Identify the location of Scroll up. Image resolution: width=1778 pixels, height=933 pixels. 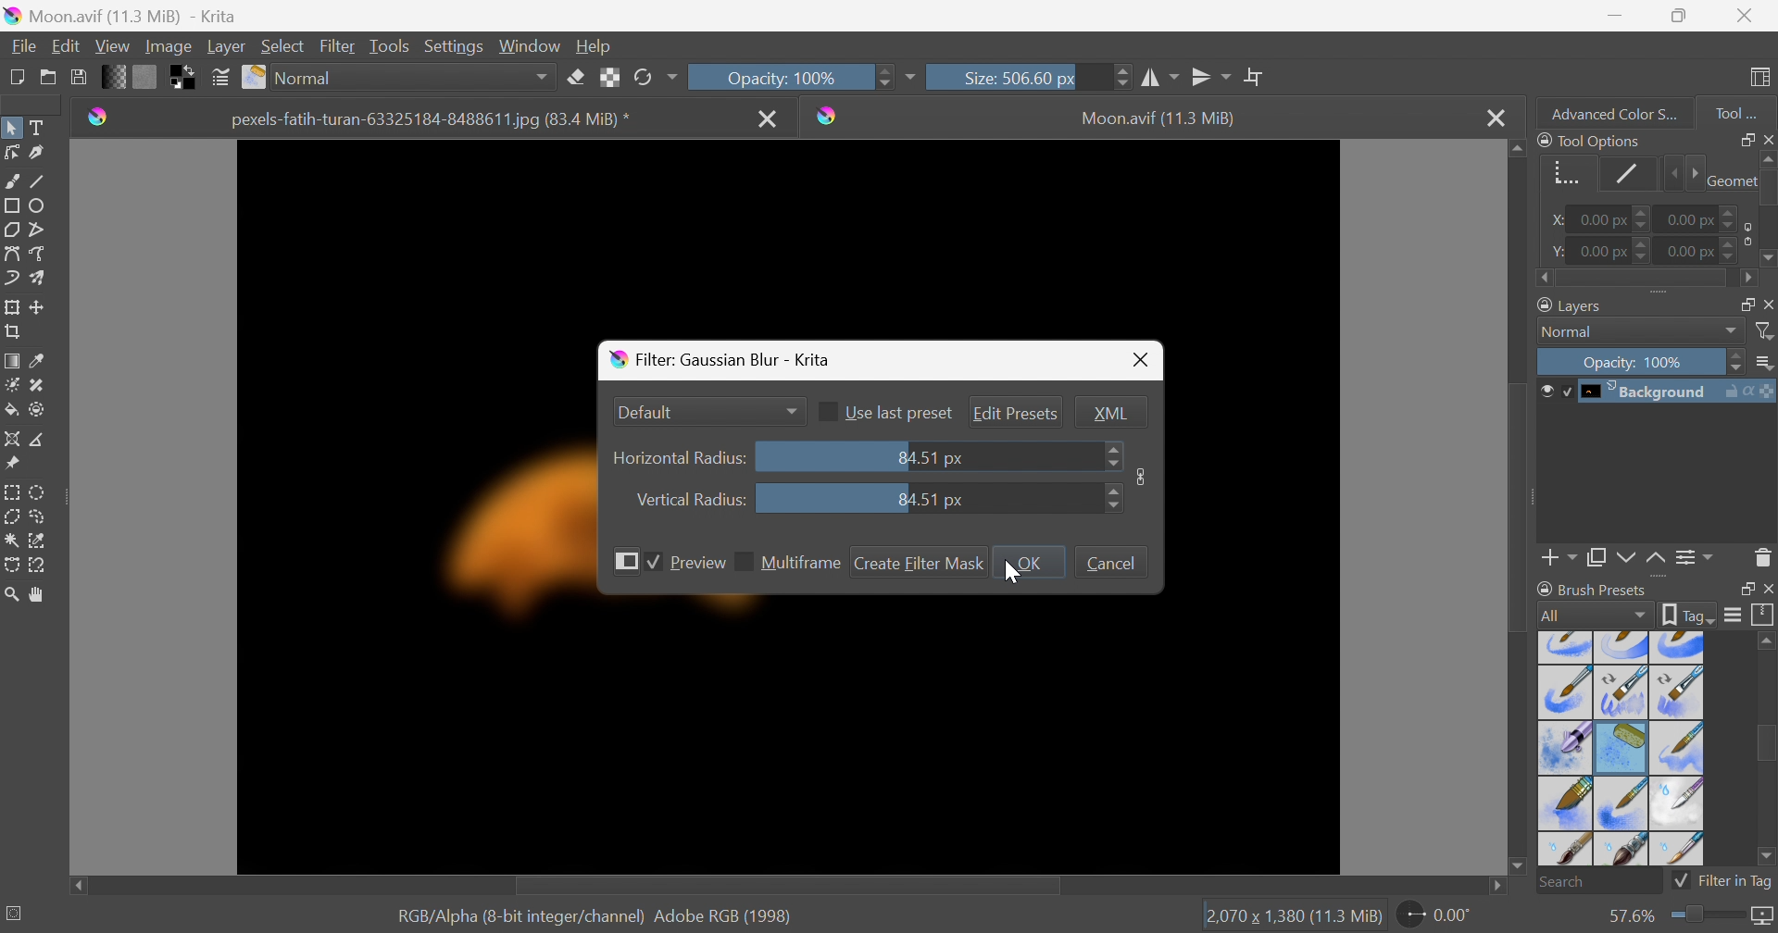
(1767, 157).